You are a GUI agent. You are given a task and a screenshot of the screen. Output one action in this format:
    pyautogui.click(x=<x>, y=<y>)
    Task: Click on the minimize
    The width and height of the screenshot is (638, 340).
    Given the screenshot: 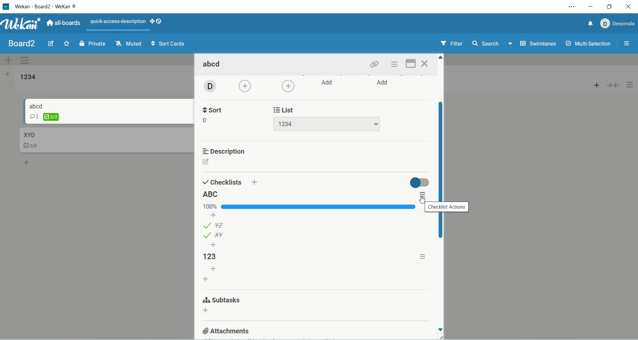 What is the action you would take?
    pyautogui.click(x=592, y=8)
    